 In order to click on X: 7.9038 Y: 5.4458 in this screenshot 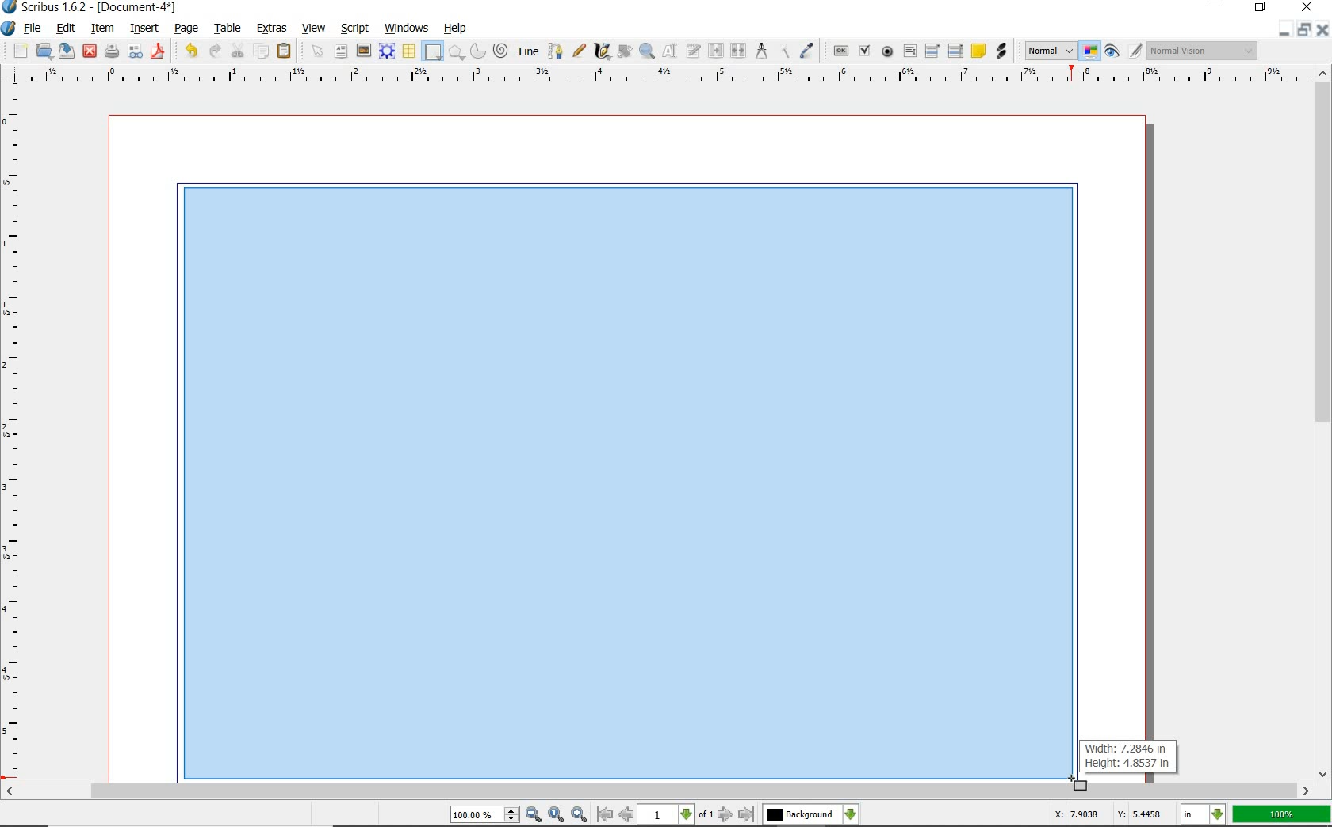, I will do `click(1105, 814)`.